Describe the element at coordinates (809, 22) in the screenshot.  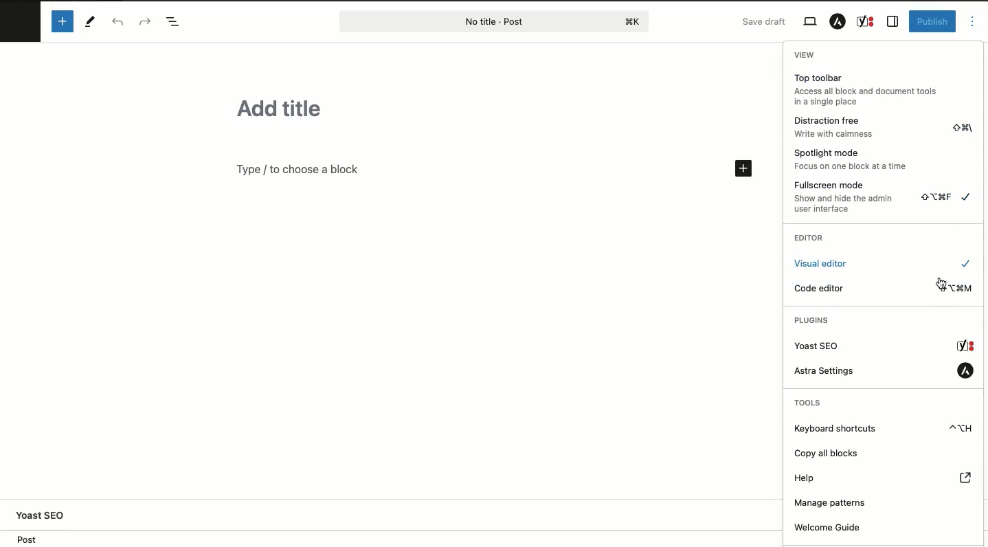
I see `View` at that location.